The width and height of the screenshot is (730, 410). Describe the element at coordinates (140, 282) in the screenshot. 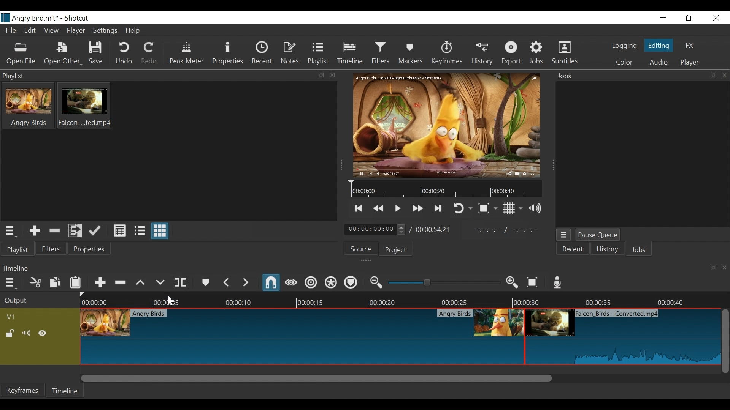

I see `lift` at that location.